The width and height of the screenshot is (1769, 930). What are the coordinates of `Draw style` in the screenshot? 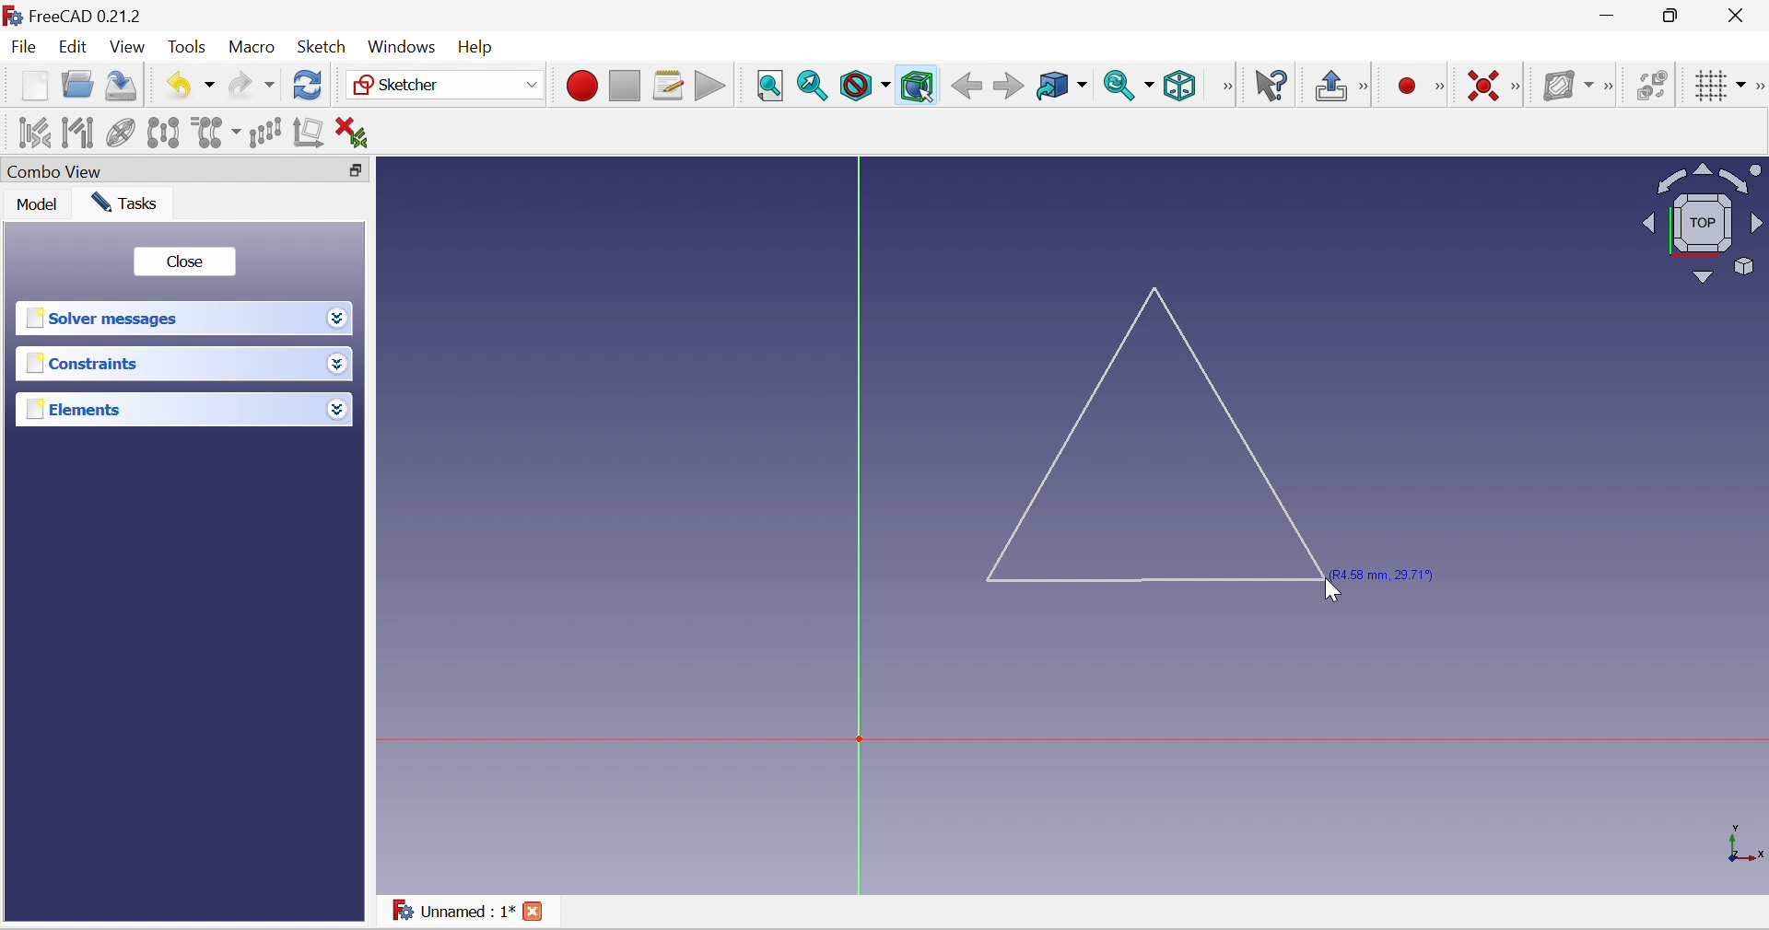 It's located at (863, 87).